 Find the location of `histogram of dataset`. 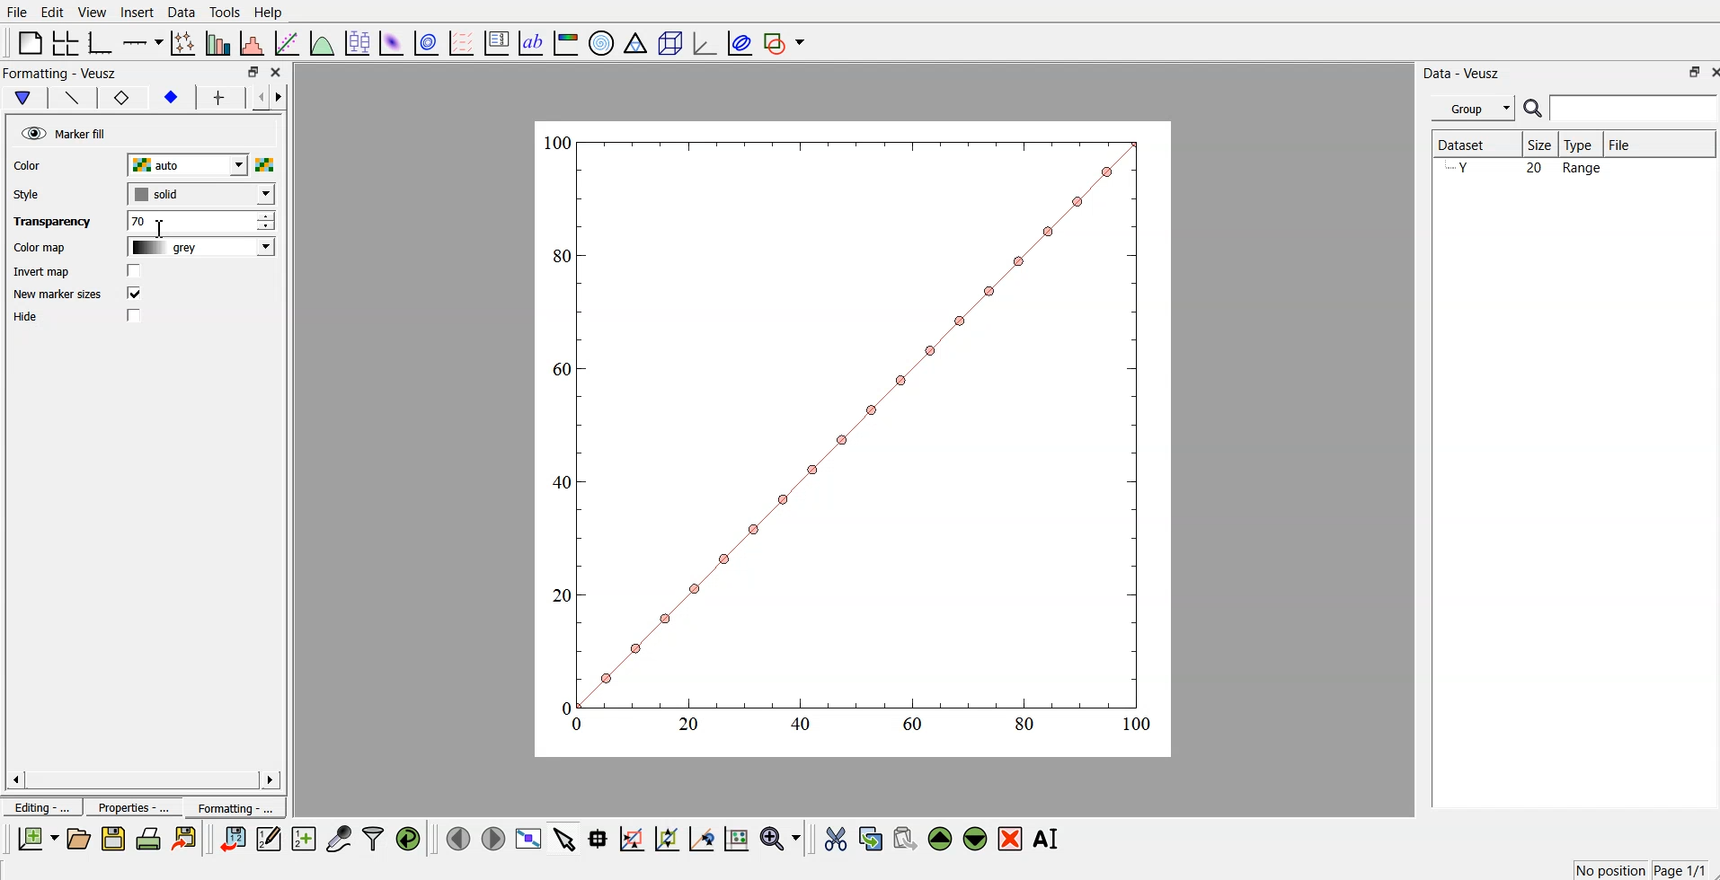

histogram of dataset is located at coordinates (253, 43).